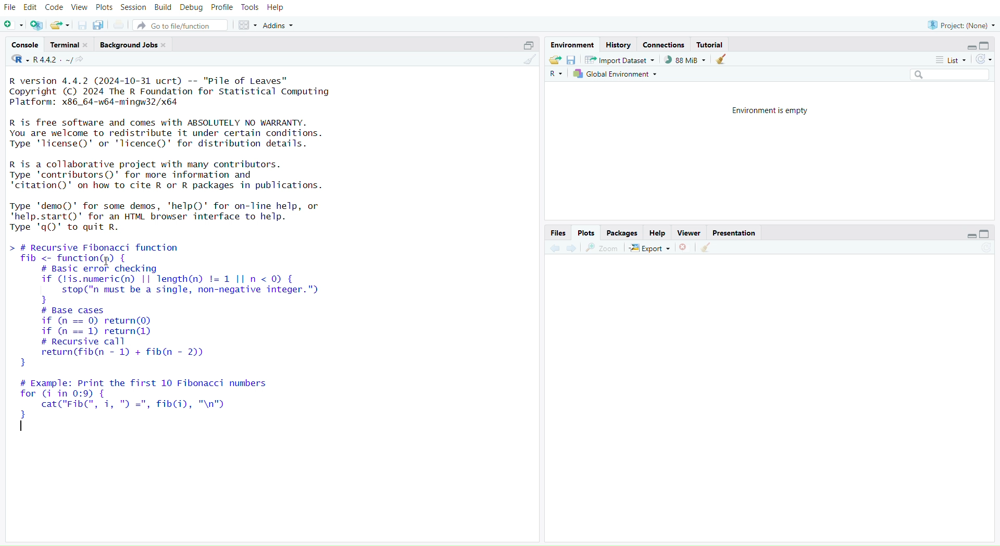 Image resolution: width=1000 pixels, height=546 pixels. Describe the element at coordinates (59, 26) in the screenshot. I see `open an existing file` at that location.